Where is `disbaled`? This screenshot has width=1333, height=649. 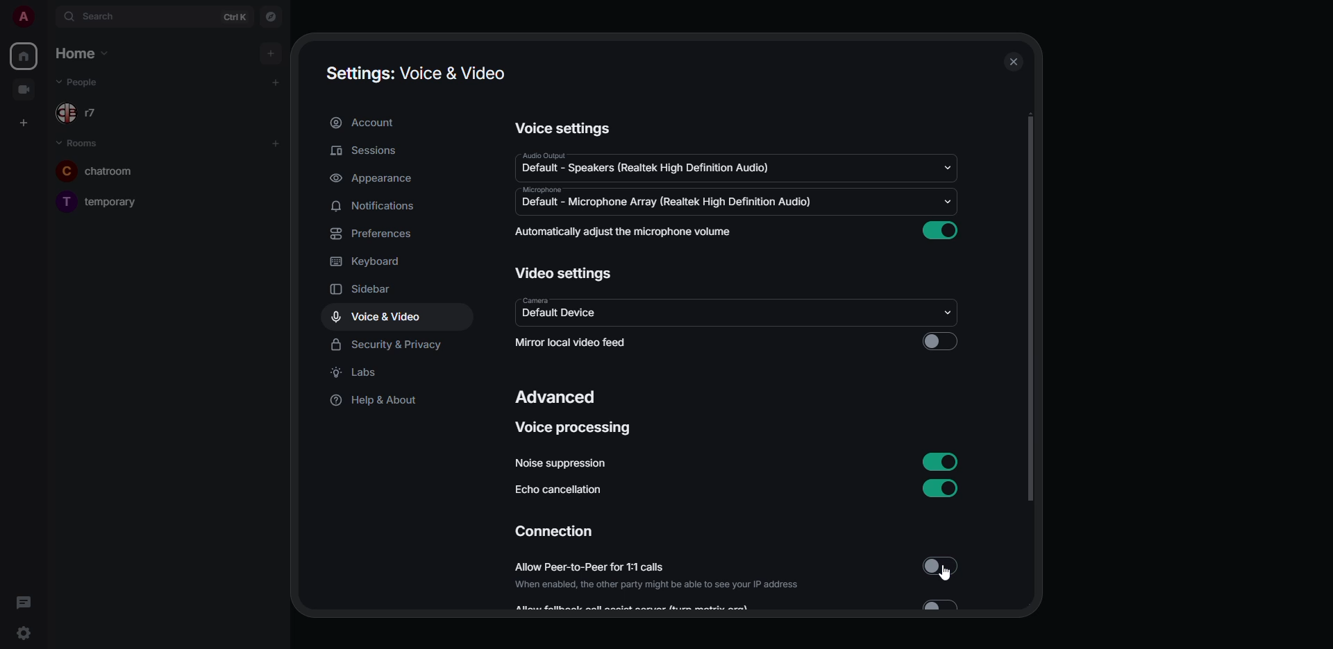
disbaled is located at coordinates (939, 567).